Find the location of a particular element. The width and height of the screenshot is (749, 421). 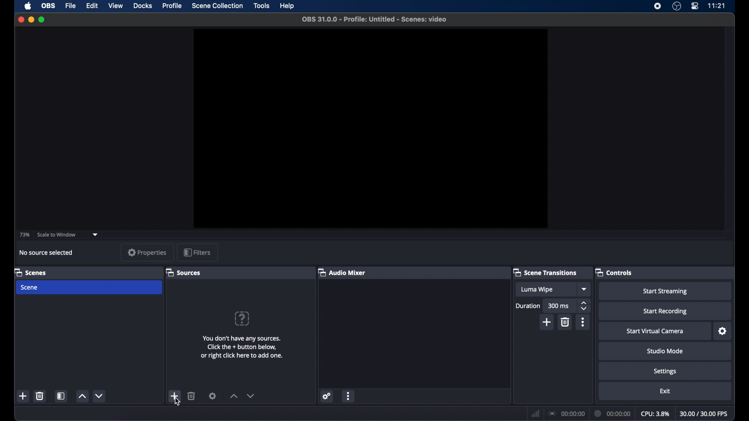

properties is located at coordinates (147, 253).